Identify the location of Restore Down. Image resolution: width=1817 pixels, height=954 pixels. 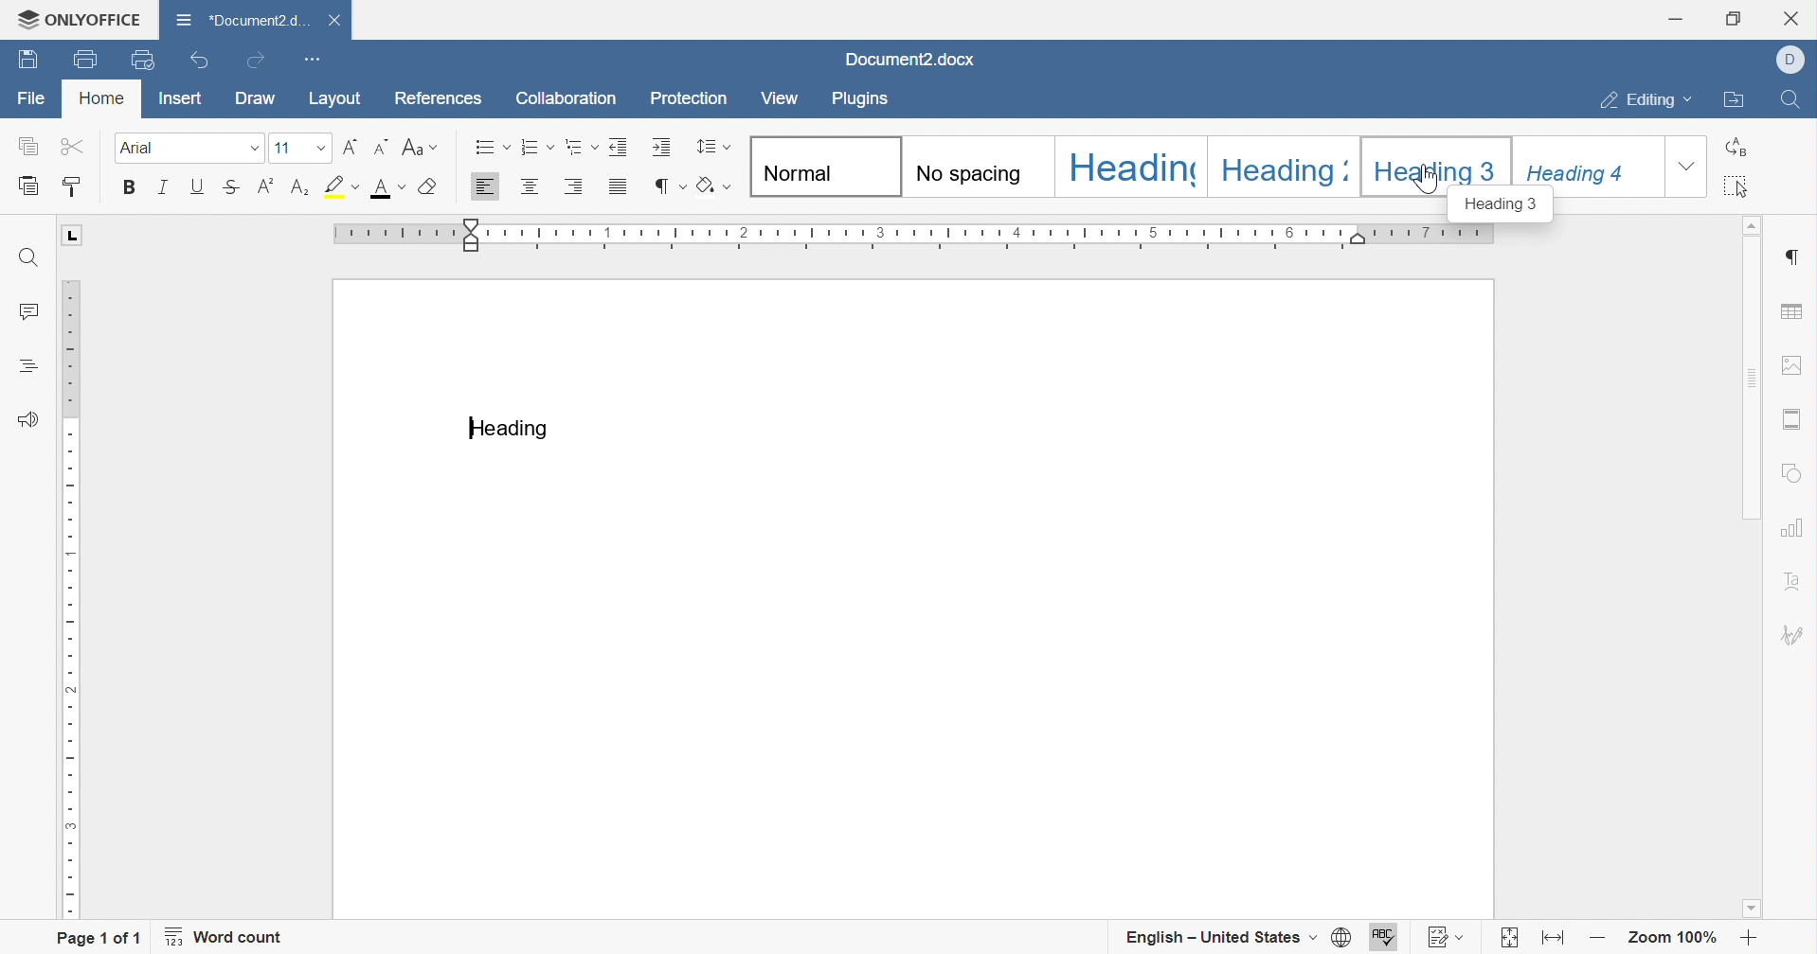
(1730, 19).